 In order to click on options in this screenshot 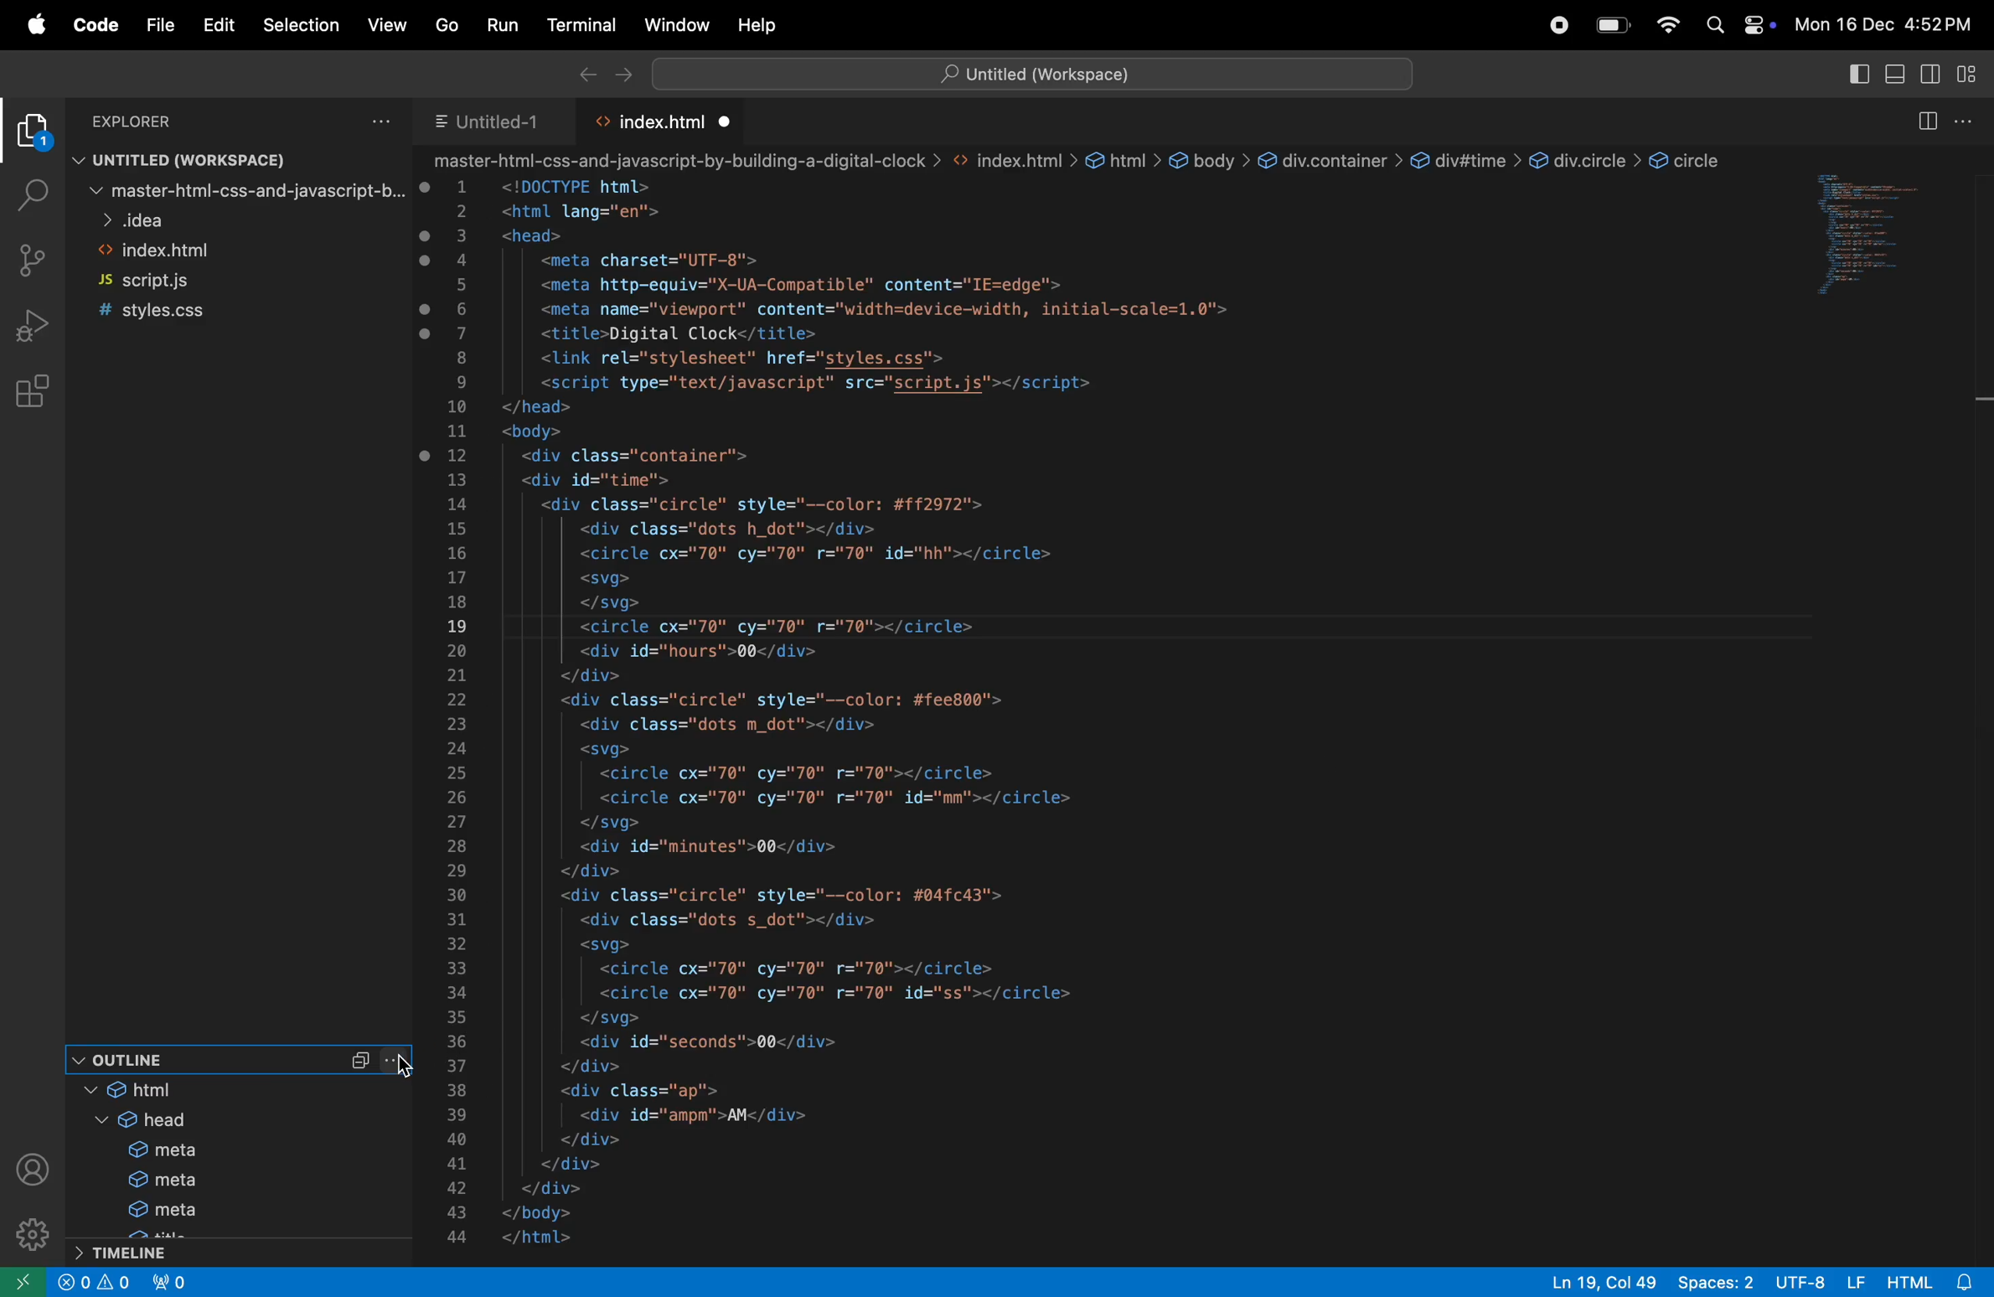, I will do `click(367, 122)`.